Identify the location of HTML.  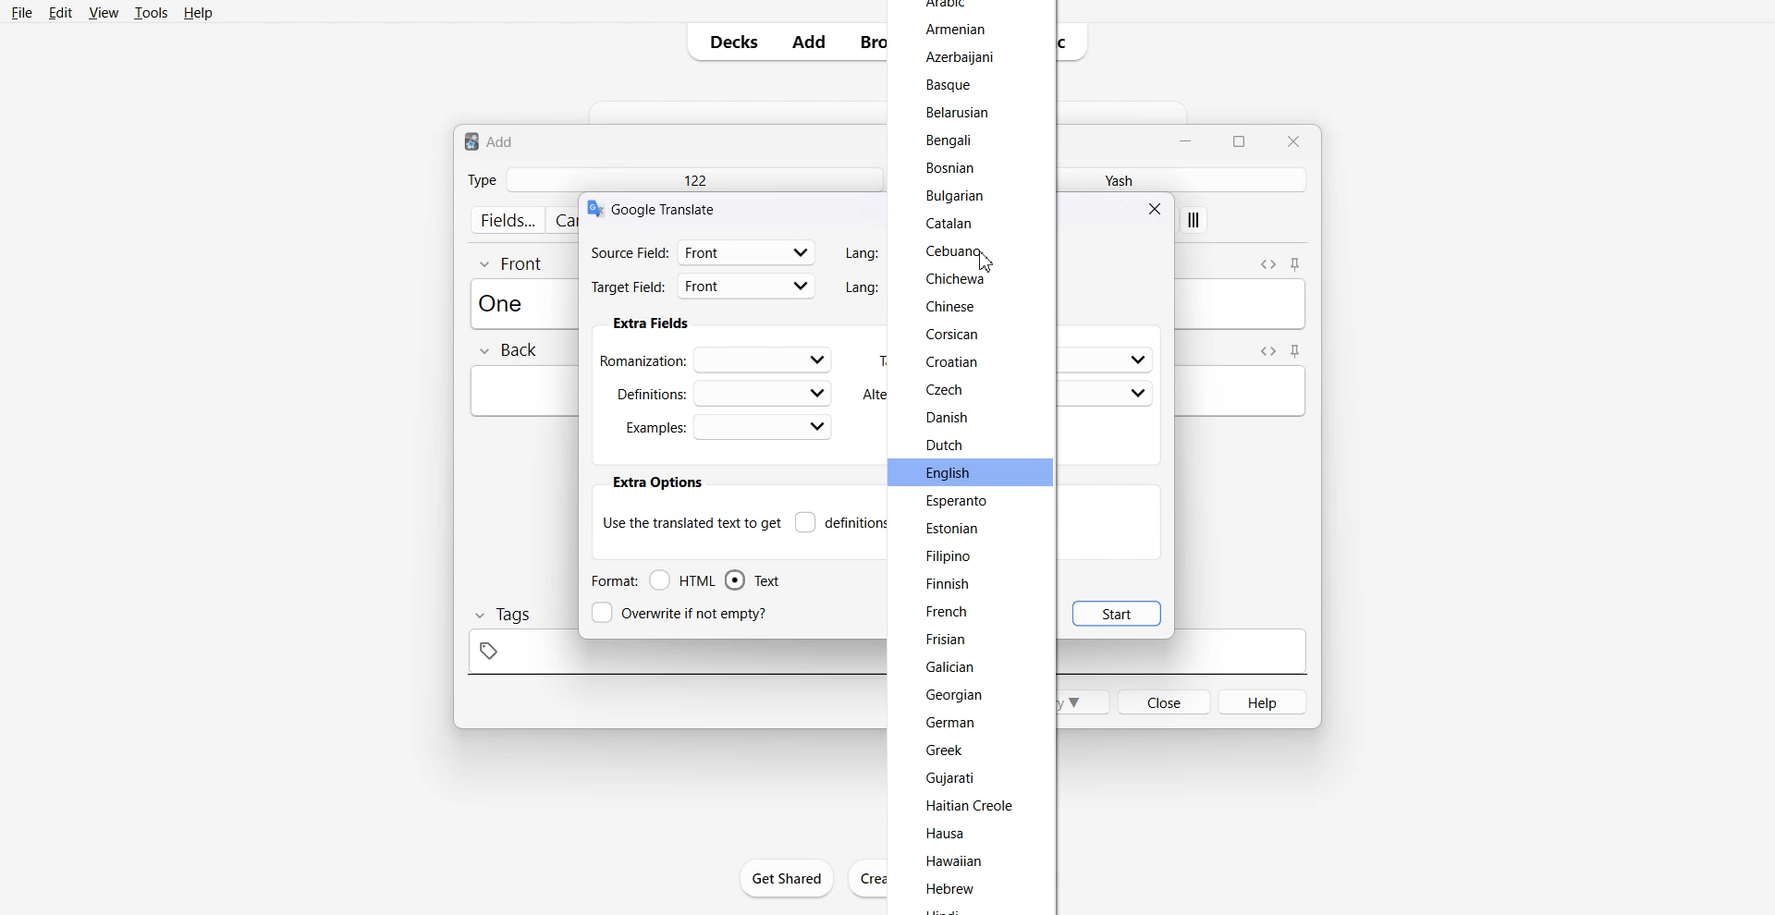
(683, 580).